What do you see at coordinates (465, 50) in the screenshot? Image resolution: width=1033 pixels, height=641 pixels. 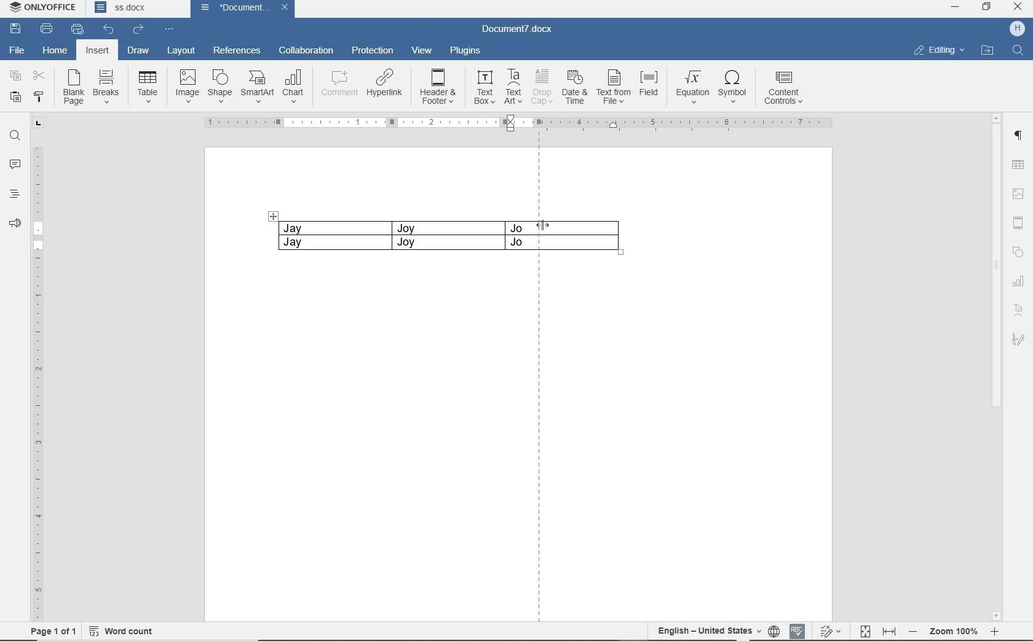 I see `PLUGINS` at bounding box center [465, 50].